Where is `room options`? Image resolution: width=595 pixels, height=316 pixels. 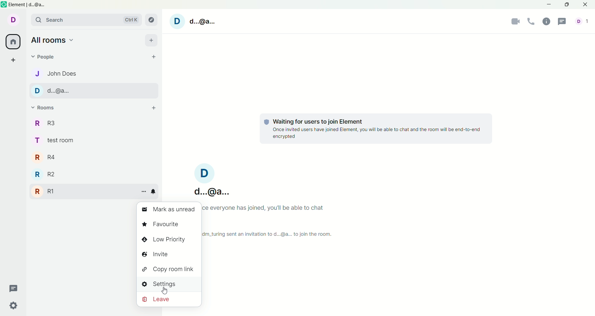 room options is located at coordinates (141, 190).